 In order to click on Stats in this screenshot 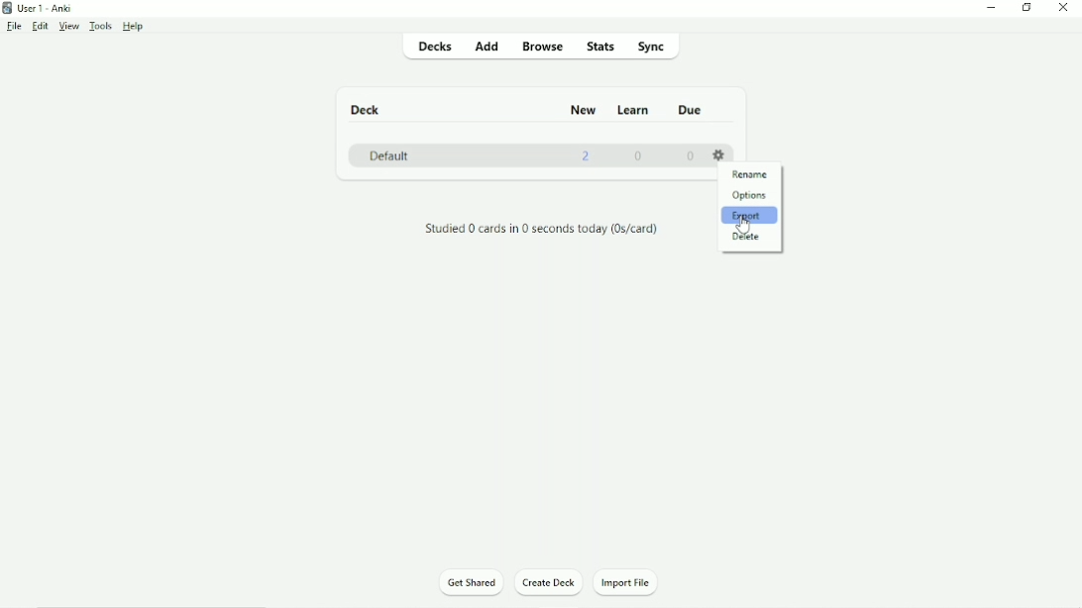, I will do `click(598, 47)`.